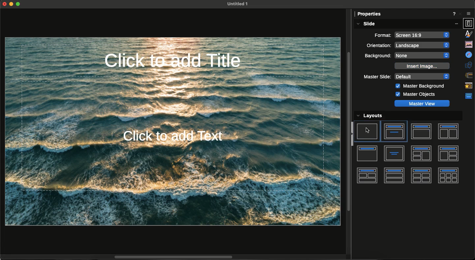 The image size is (475, 260). Describe the element at coordinates (415, 94) in the screenshot. I see `Master objects` at that location.